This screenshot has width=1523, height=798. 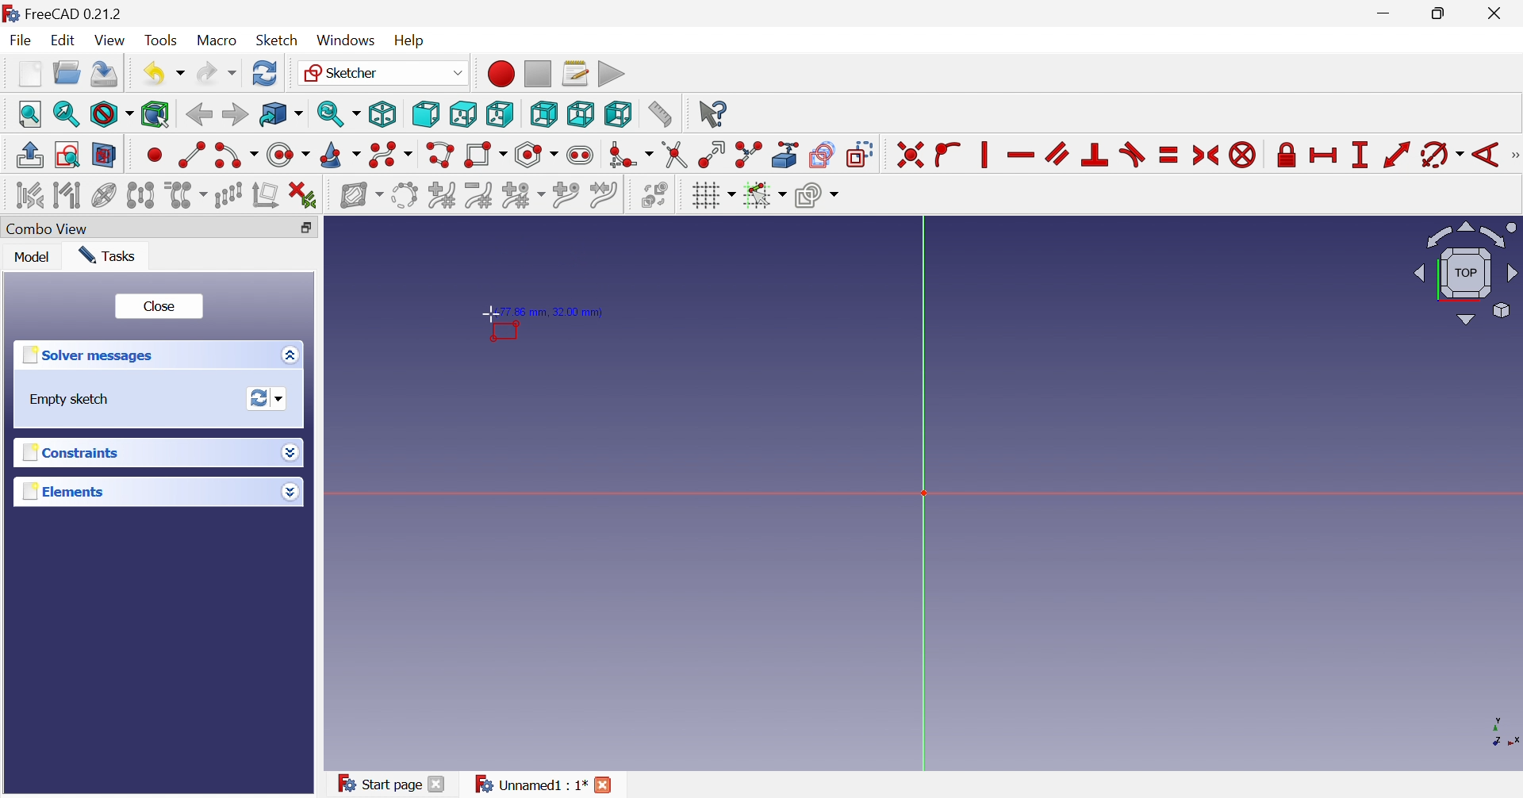 I want to click on Constraints, so click(x=67, y=455).